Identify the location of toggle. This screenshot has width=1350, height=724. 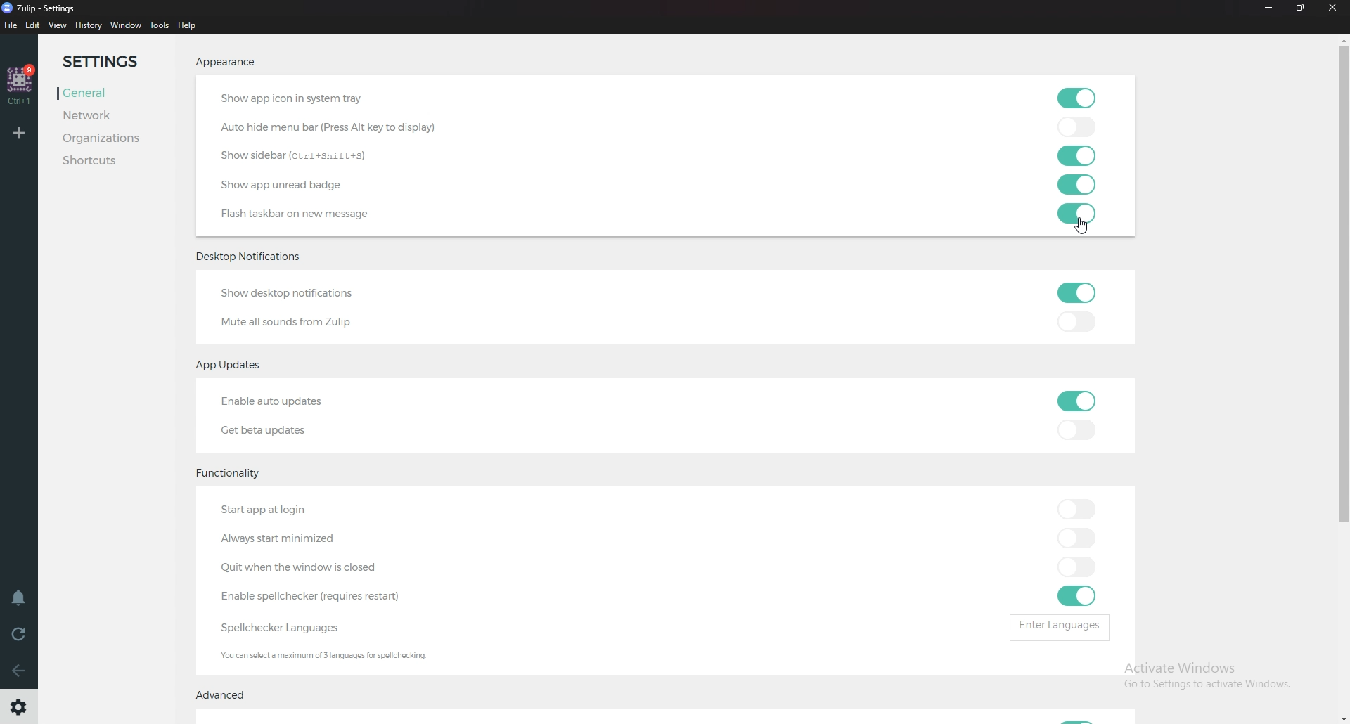
(1078, 98).